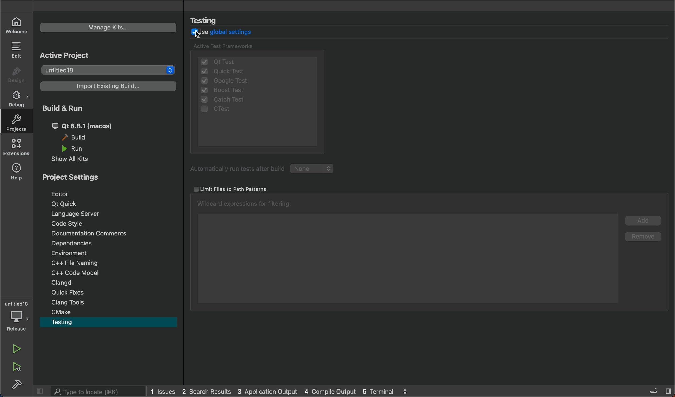  Describe the element at coordinates (226, 110) in the screenshot. I see `ctest` at that location.